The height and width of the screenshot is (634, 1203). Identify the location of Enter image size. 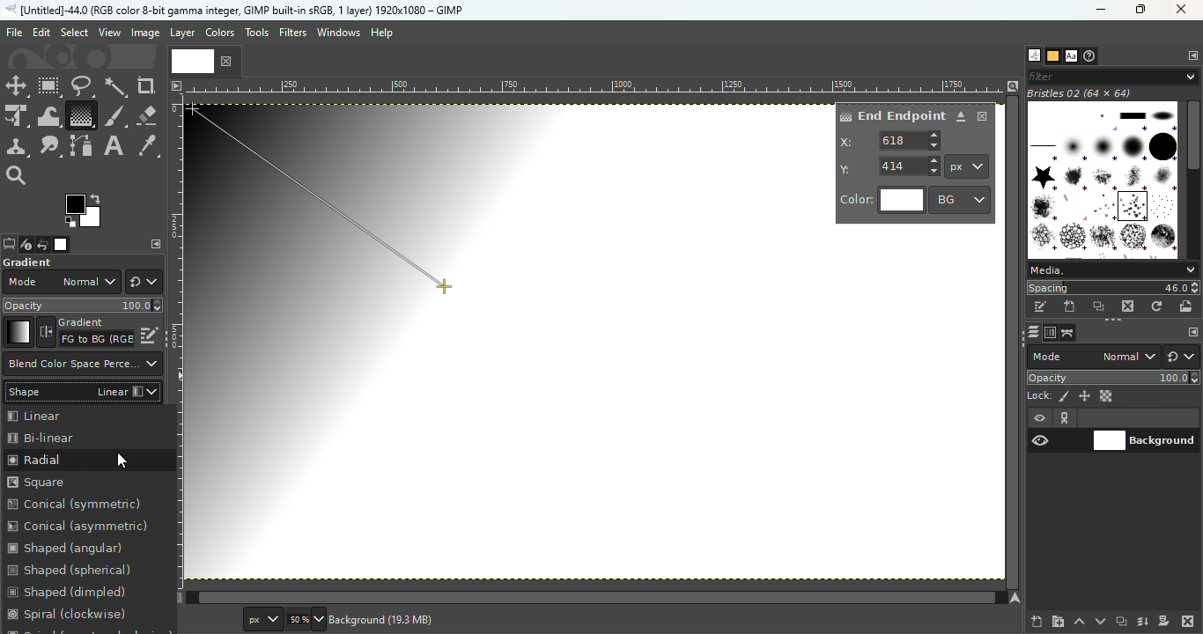
(304, 620).